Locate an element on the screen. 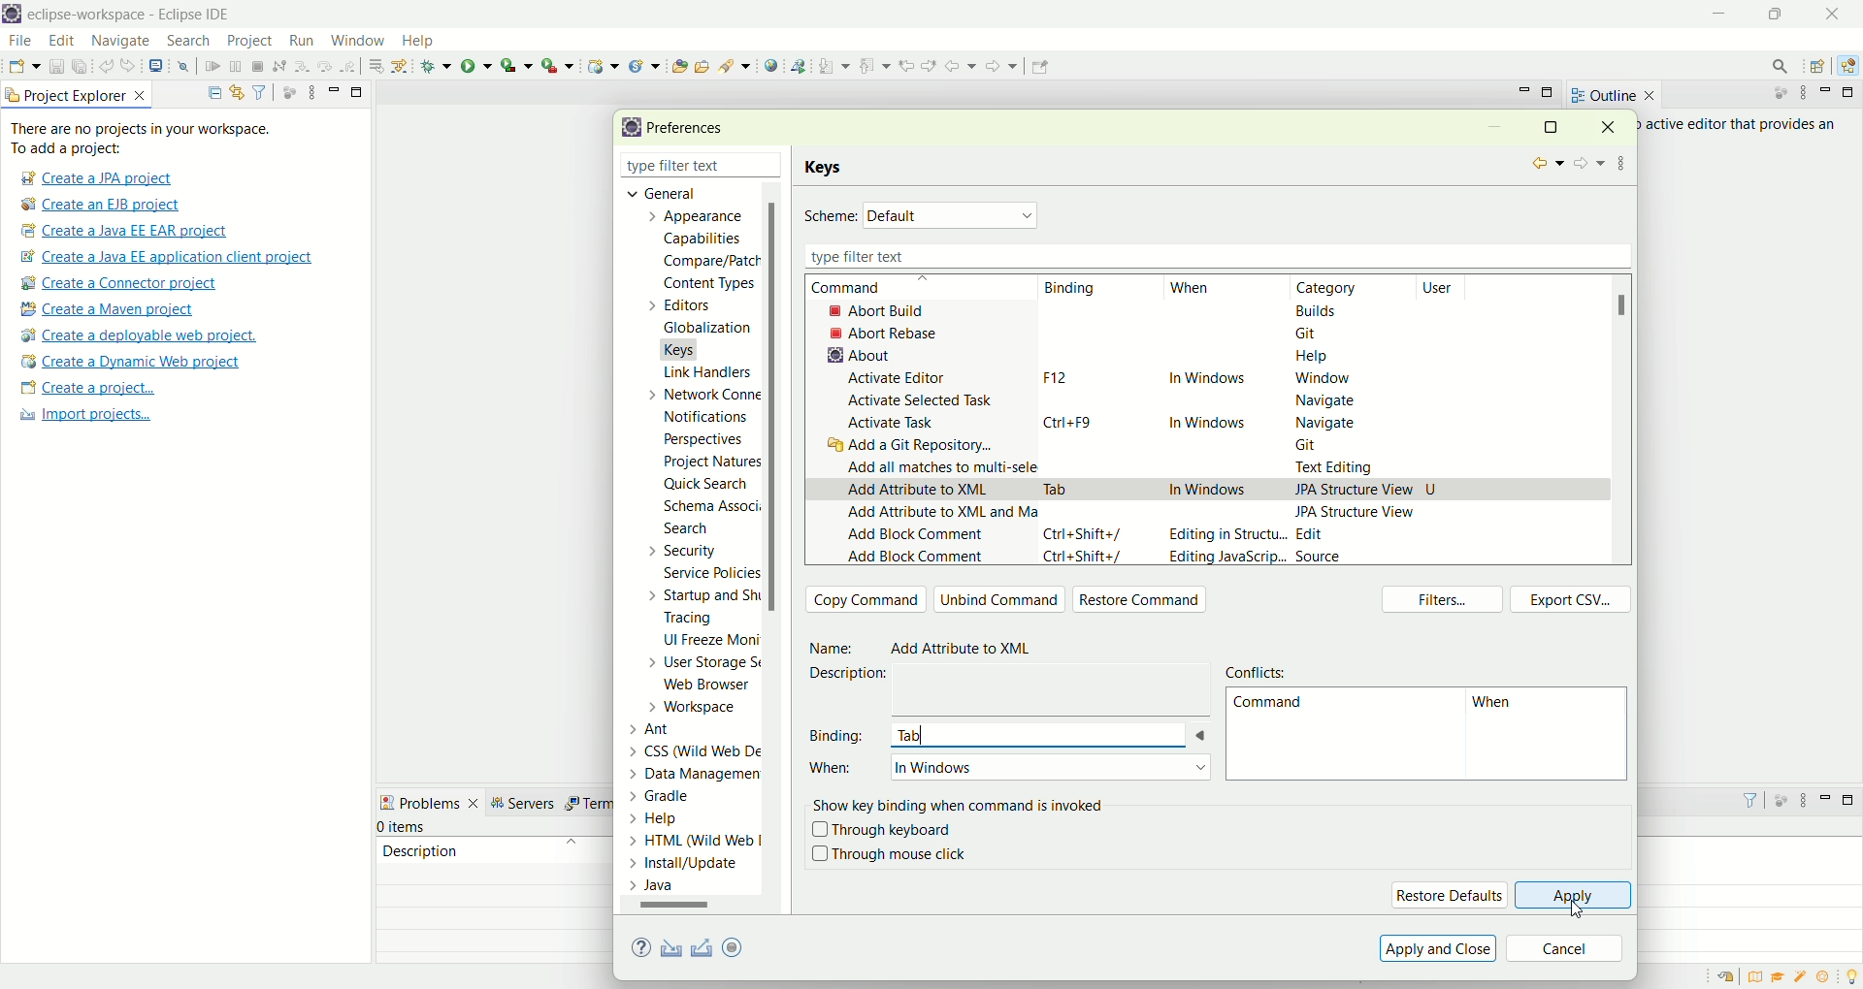  editing in structure...Edit is located at coordinates (1249, 536).